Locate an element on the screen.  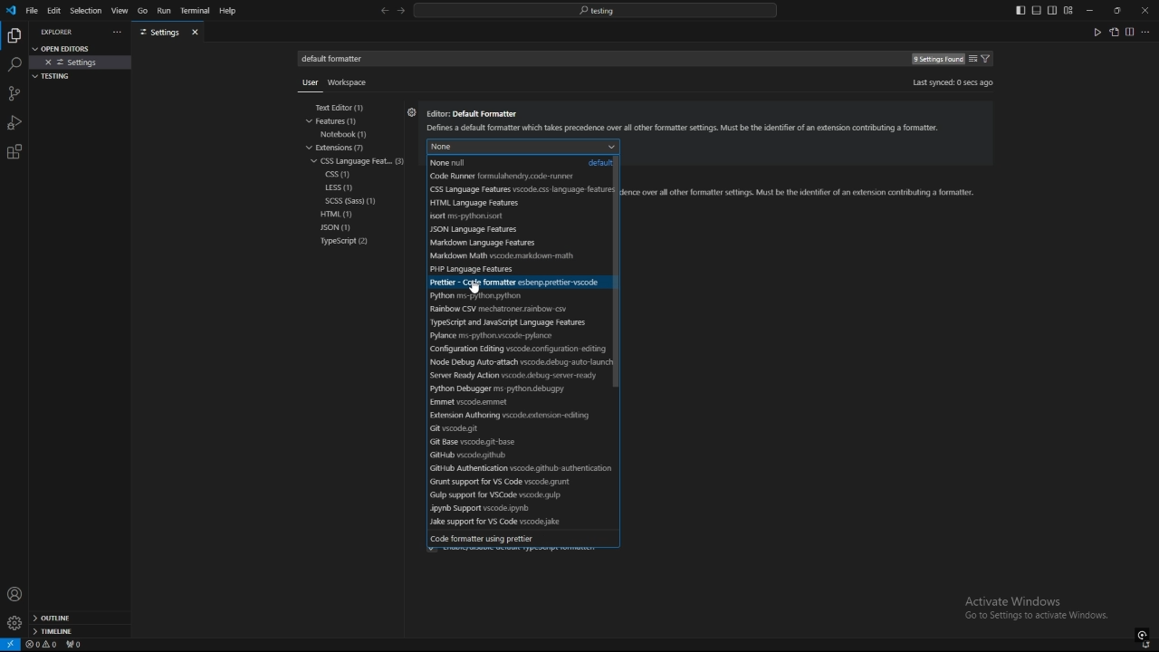
markdown math is located at coordinates (506, 257).